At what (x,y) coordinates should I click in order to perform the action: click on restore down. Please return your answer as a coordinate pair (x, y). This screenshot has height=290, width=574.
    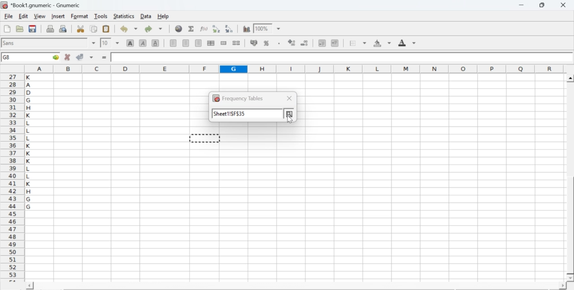
    Looking at the image, I should click on (543, 5).